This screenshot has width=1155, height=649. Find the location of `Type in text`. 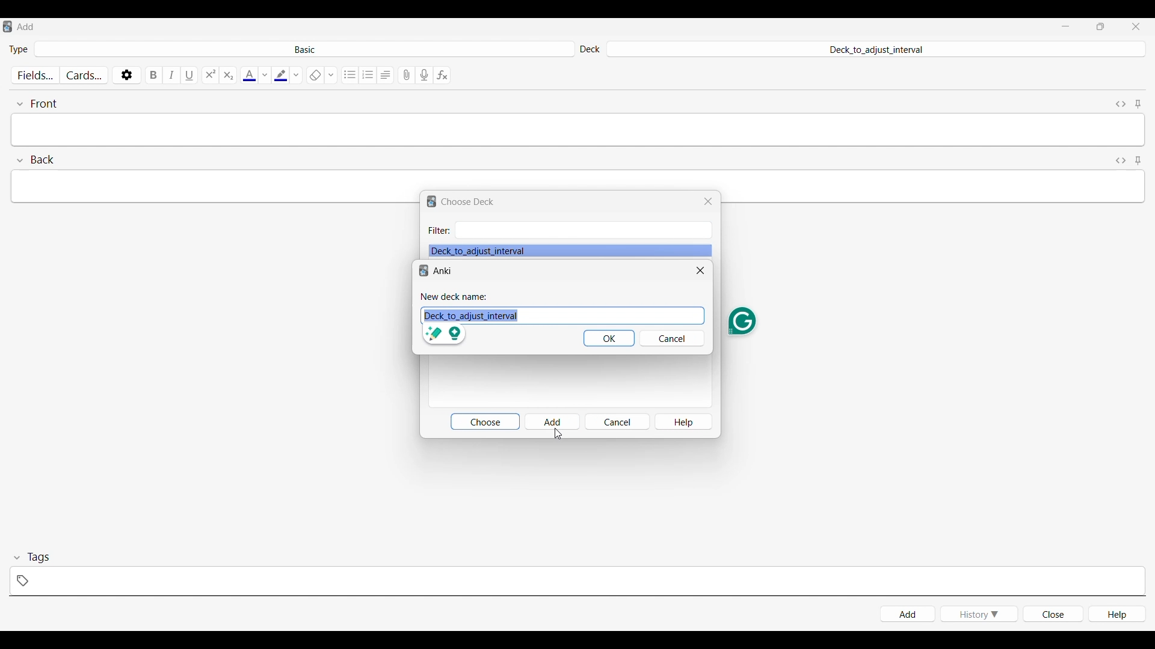

Type in text is located at coordinates (578, 130).